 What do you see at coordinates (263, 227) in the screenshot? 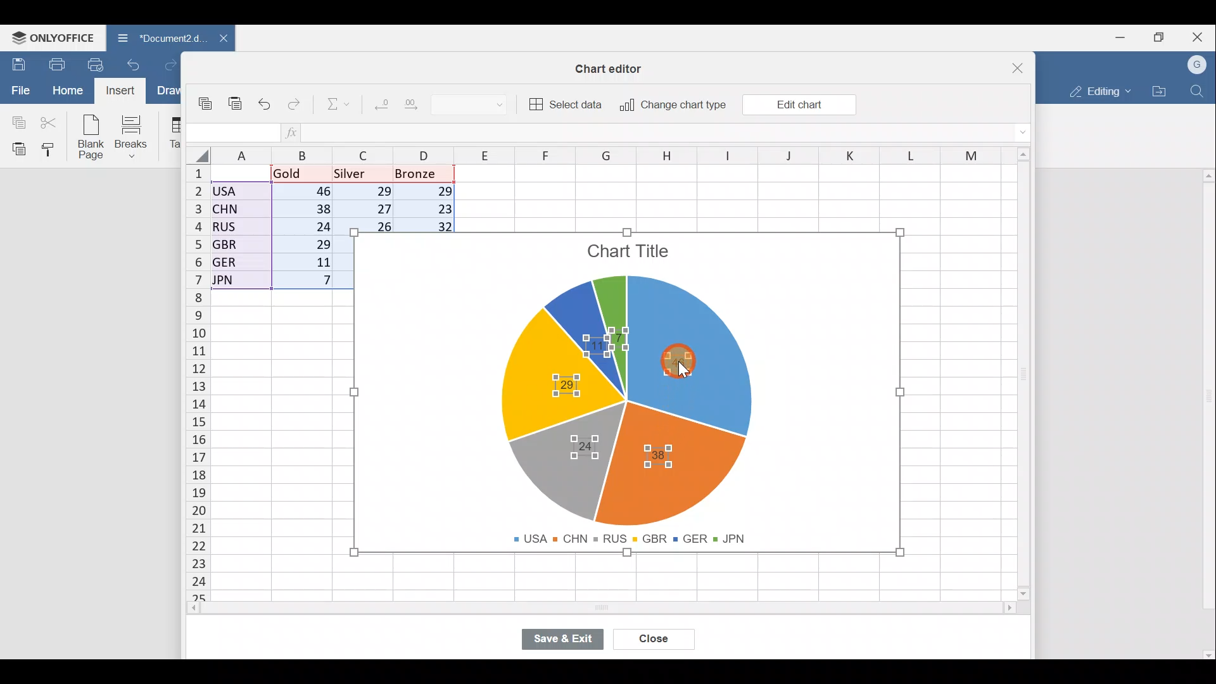
I see `Data` at bounding box center [263, 227].